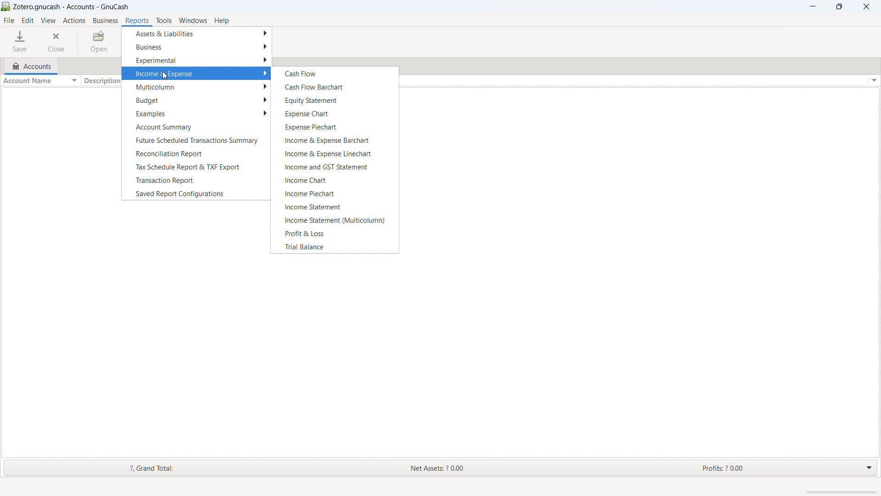  Describe the element at coordinates (334, 193) in the screenshot. I see `income piechart` at that location.